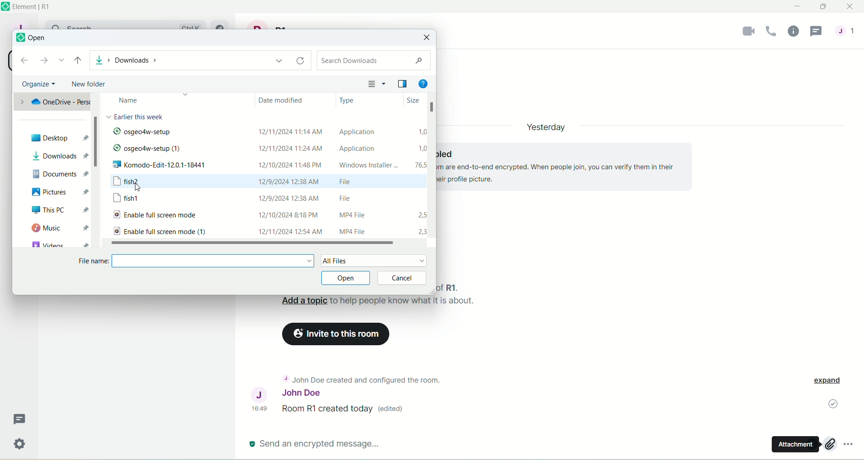  Describe the element at coordinates (795, 444) in the screenshot. I see `attachment` at that location.